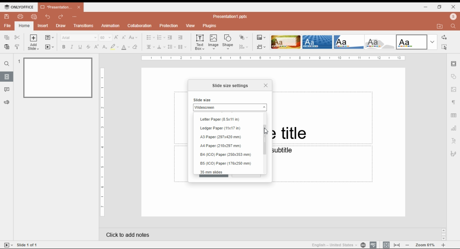  Describe the element at coordinates (63, 47) in the screenshot. I see `bold` at that location.